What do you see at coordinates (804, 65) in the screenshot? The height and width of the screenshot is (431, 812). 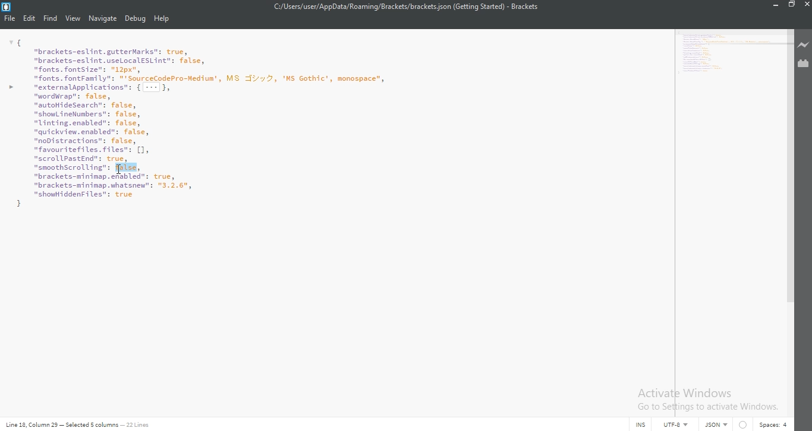 I see `Extension Manager` at bounding box center [804, 65].